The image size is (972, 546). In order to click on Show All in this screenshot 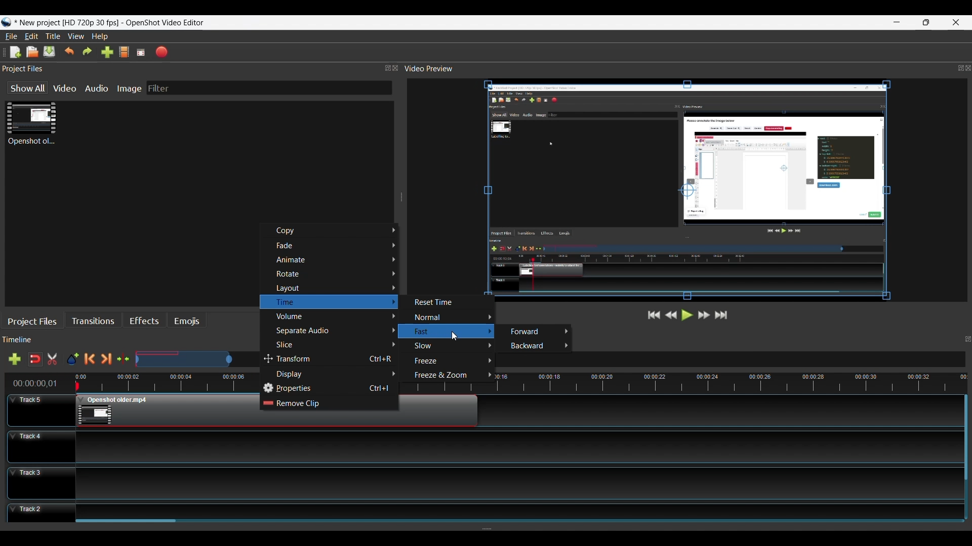, I will do `click(26, 88)`.